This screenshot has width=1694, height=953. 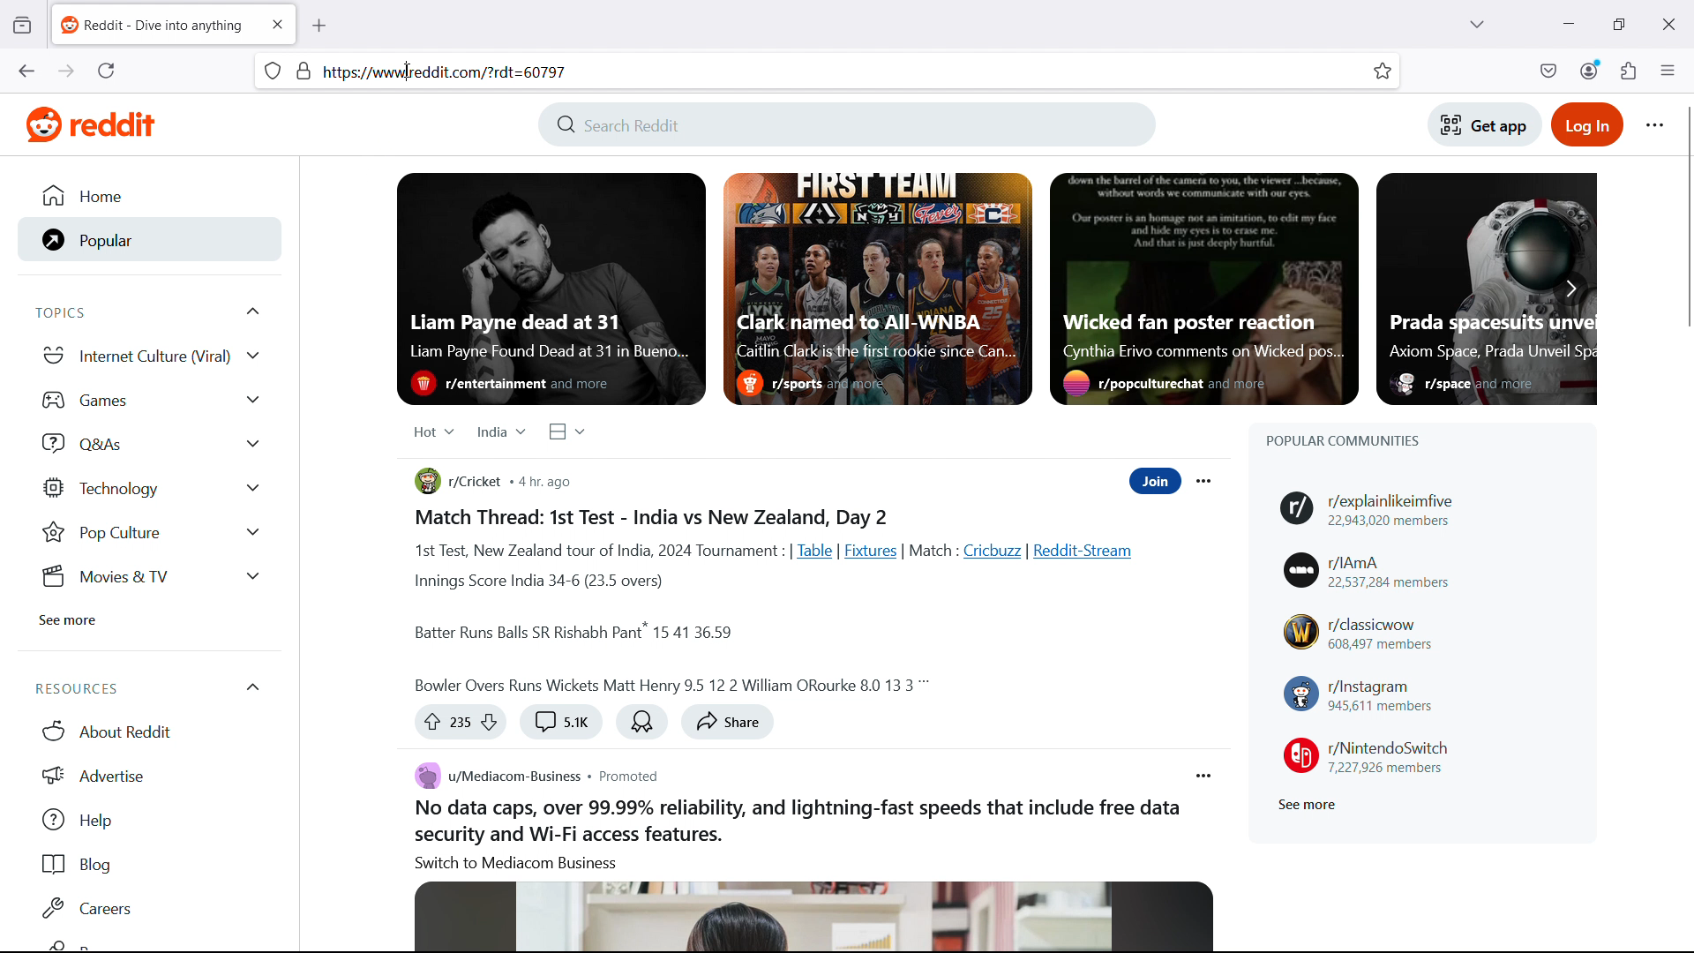 I want to click on Post options, so click(x=1204, y=776).